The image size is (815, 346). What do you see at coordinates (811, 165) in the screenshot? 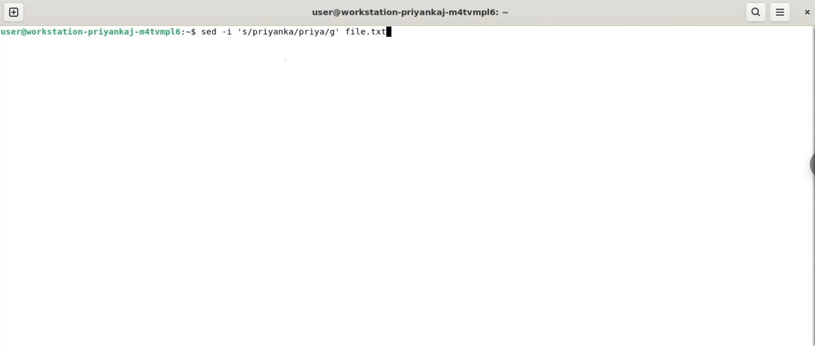
I see `sidebar` at bounding box center [811, 165].